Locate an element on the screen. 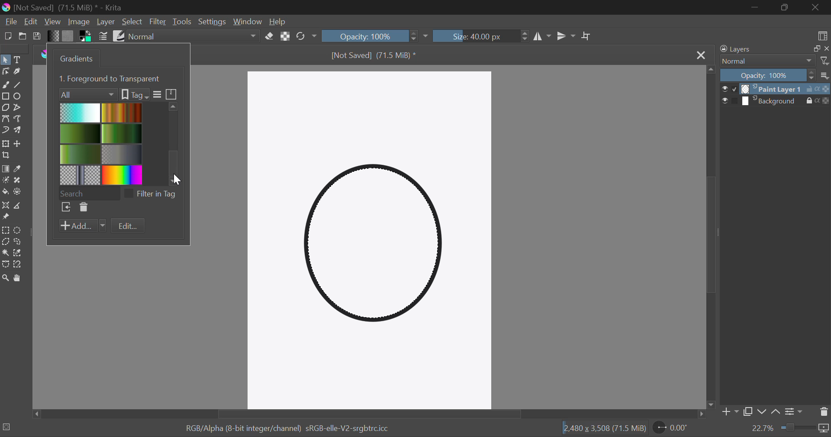  Edit is located at coordinates (127, 225).